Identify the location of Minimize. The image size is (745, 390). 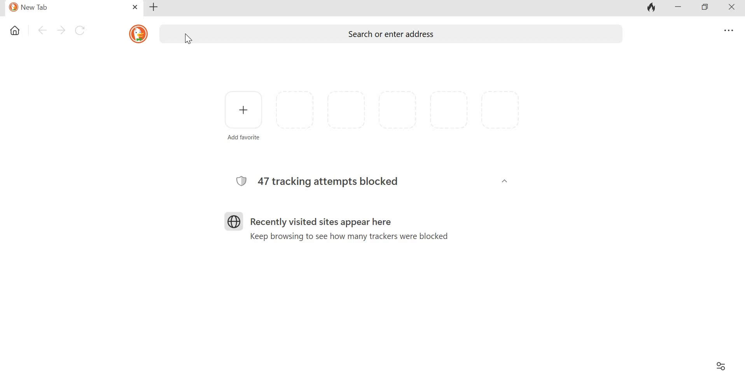
(678, 8).